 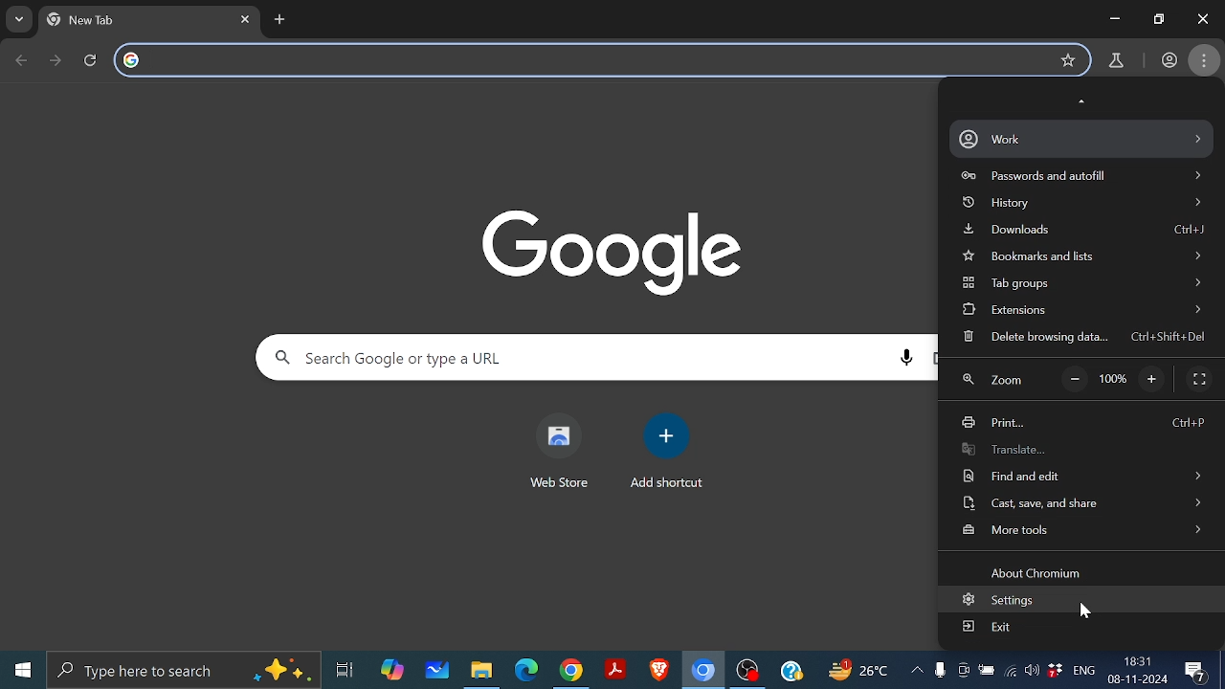 What do you see at coordinates (1085, 285) in the screenshot?
I see `tab group` at bounding box center [1085, 285].